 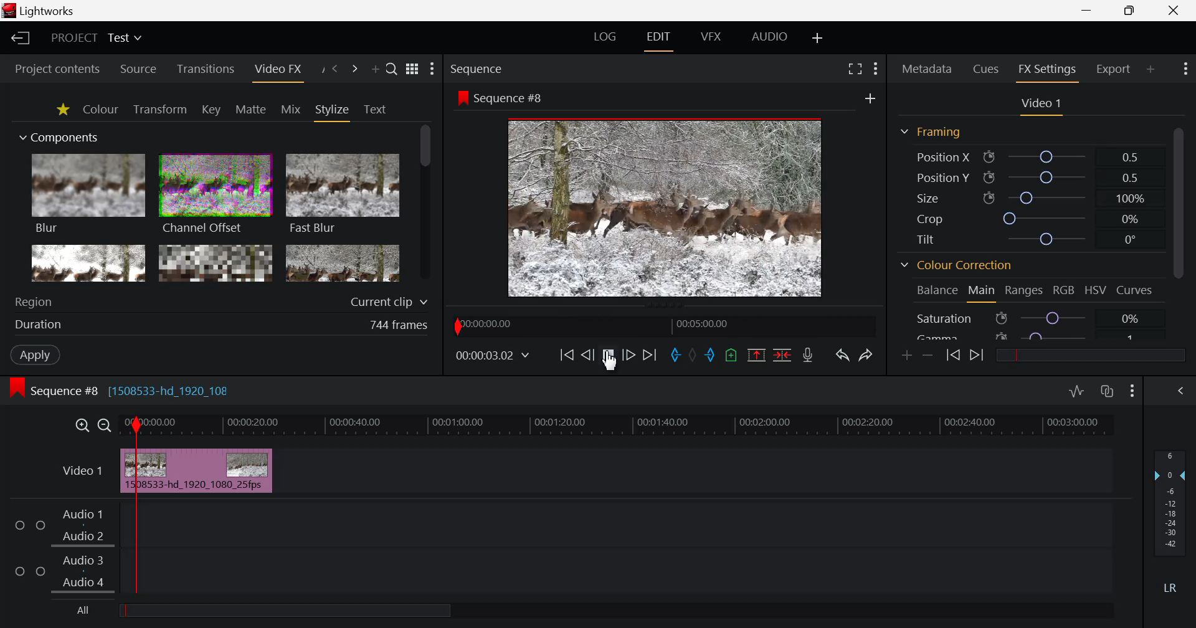 I want to click on Colour Correction, so click(x=956, y=266).